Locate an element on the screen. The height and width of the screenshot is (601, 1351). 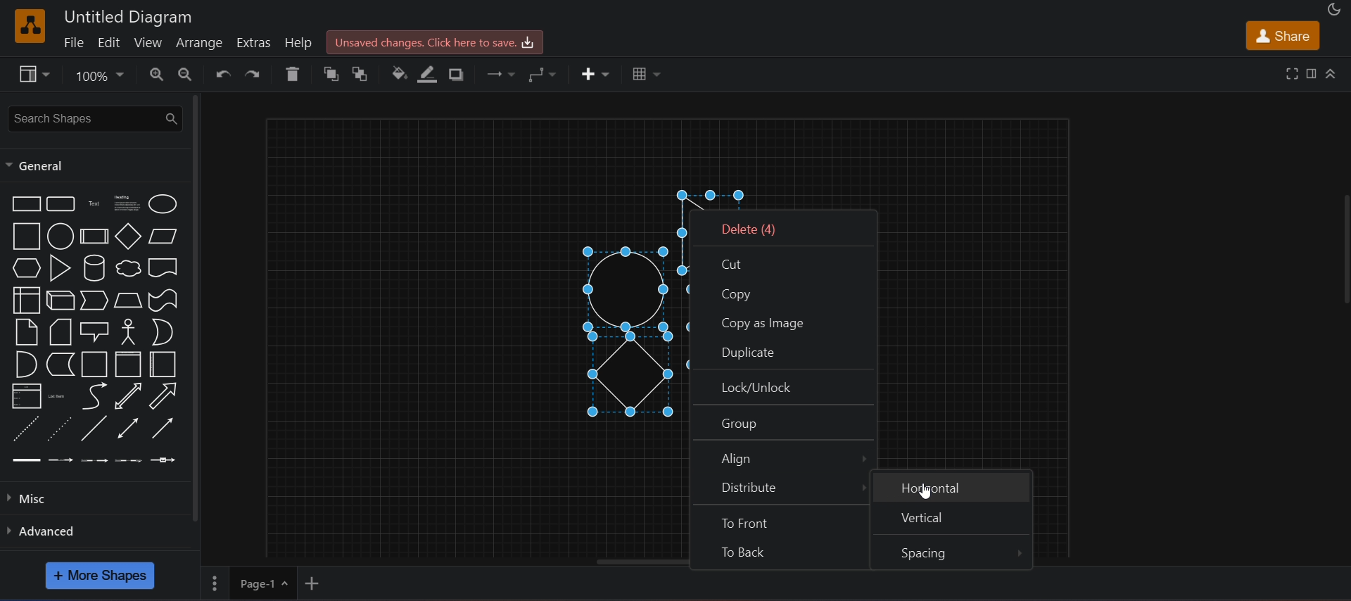
lock/unlock is located at coordinates (783, 388).